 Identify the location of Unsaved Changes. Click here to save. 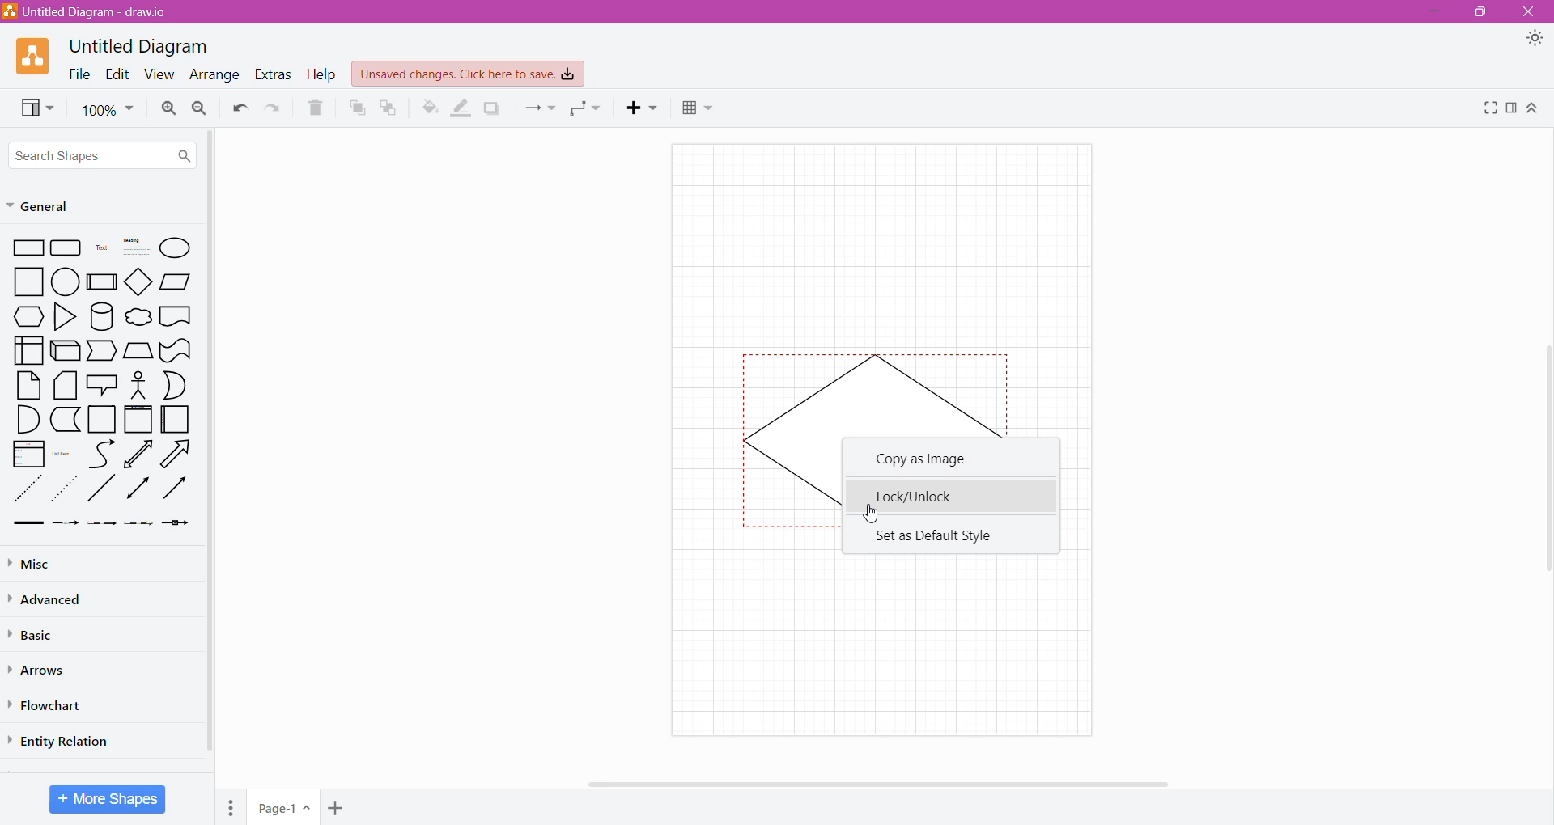
(469, 74).